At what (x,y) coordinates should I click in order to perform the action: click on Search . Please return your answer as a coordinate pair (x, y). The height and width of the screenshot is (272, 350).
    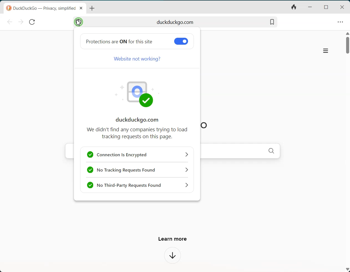
    Looking at the image, I should click on (272, 150).